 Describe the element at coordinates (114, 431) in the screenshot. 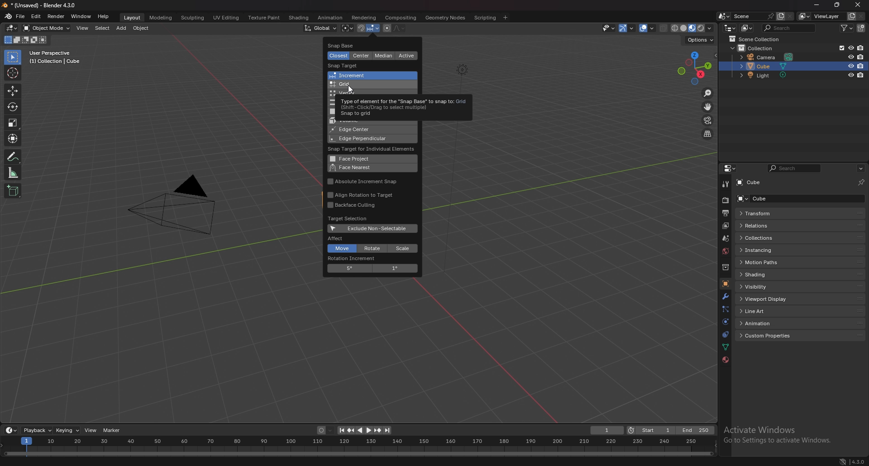

I see `marker` at that location.